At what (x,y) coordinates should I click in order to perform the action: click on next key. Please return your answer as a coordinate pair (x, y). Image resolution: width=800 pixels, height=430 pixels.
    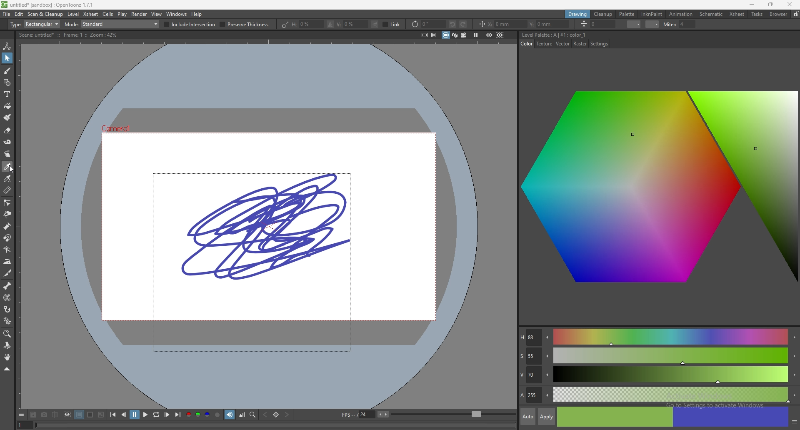
    Looking at the image, I should click on (287, 415).